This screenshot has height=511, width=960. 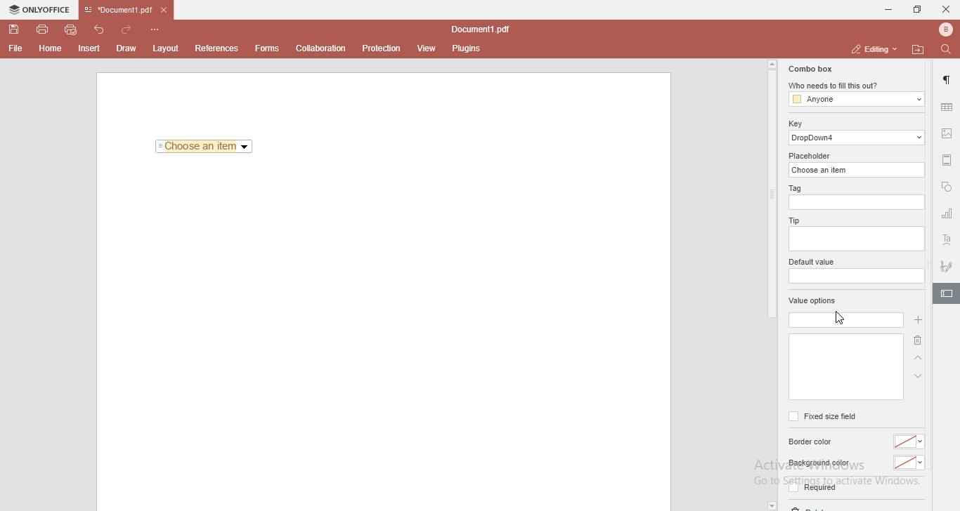 What do you see at coordinates (822, 416) in the screenshot?
I see `fixed size field` at bounding box center [822, 416].